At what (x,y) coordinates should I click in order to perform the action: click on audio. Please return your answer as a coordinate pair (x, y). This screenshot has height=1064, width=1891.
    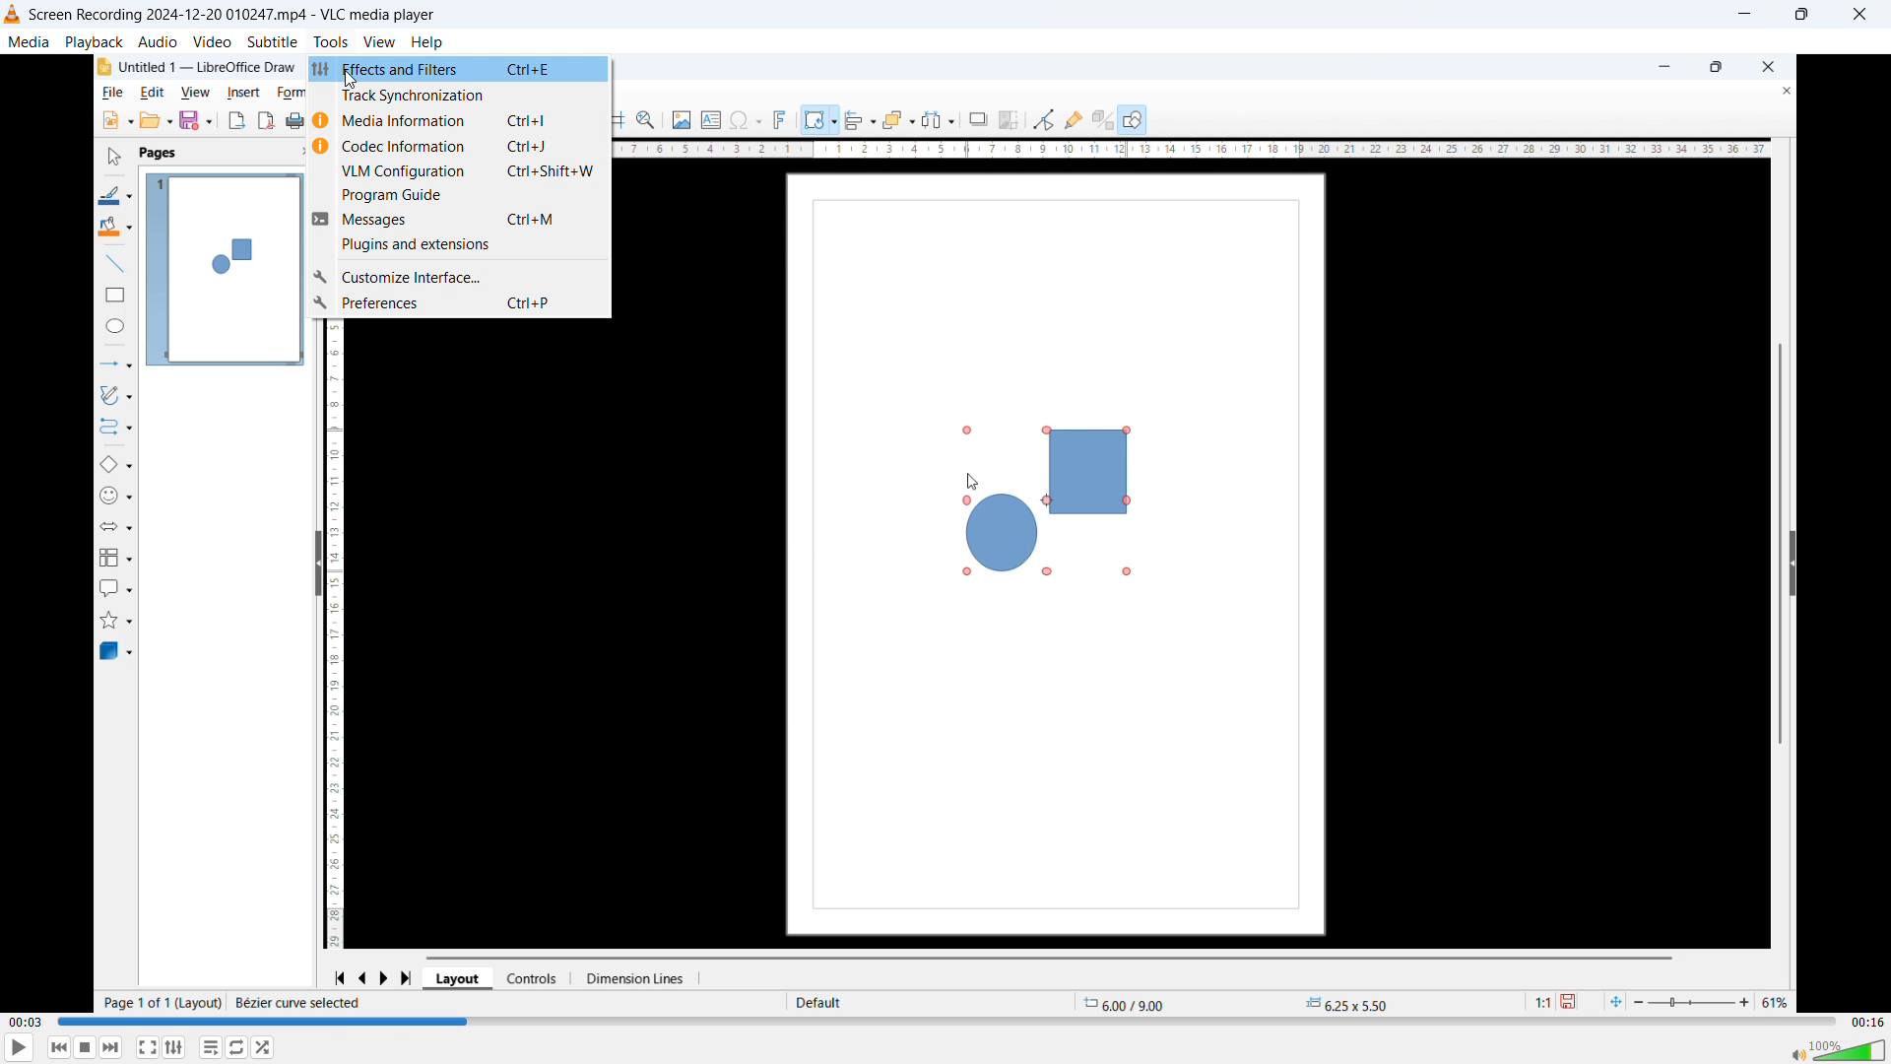
    Looking at the image, I should click on (158, 42).